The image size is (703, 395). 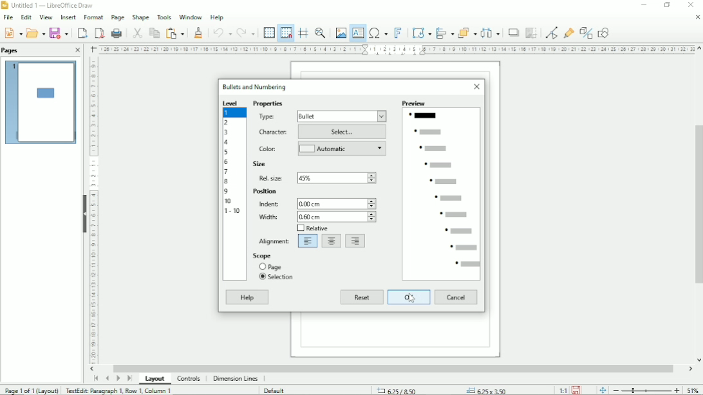 I want to click on Crop image, so click(x=531, y=33).